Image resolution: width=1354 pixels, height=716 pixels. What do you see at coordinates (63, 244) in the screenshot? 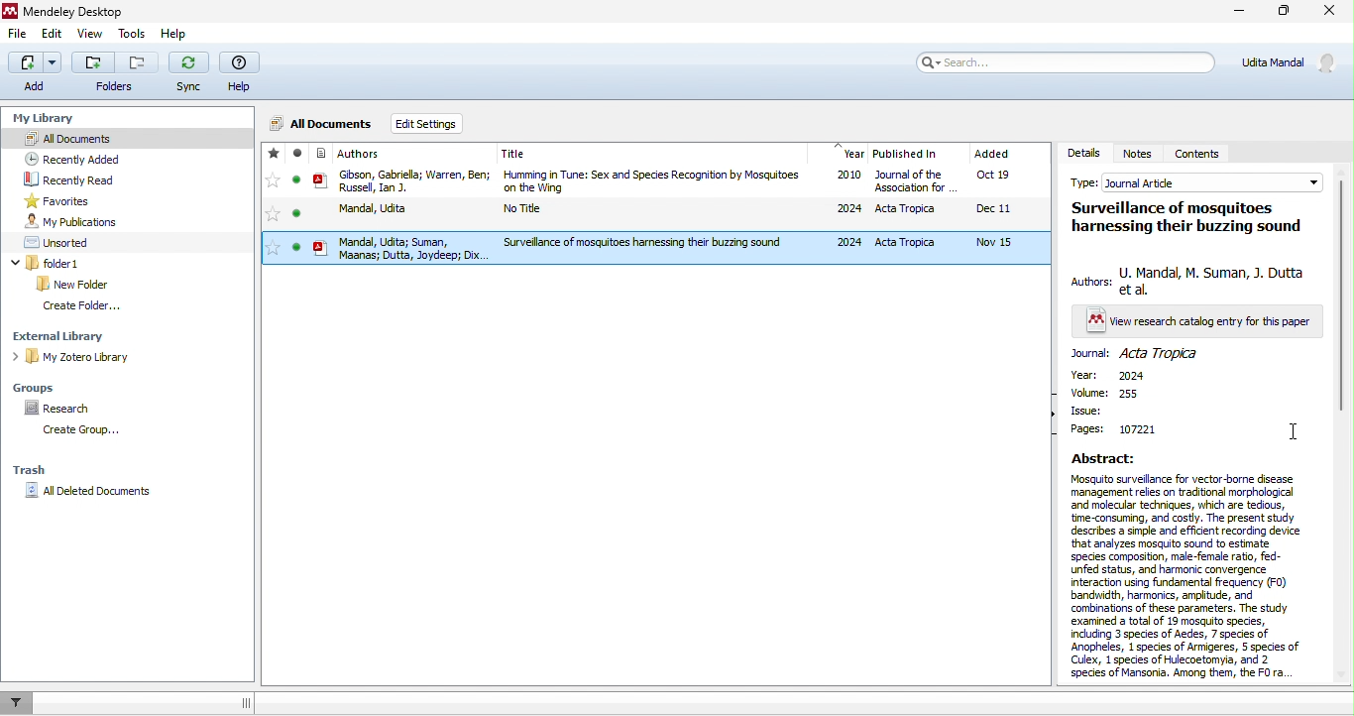
I see `unsorted` at bounding box center [63, 244].